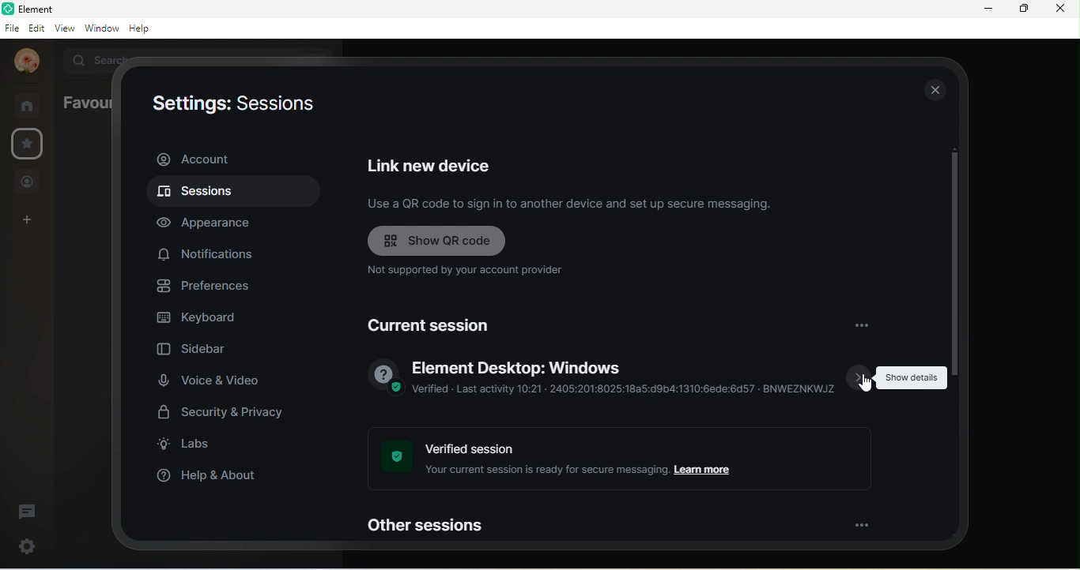 The width and height of the screenshot is (1080, 570). I want to click on options, so click(863, 327).